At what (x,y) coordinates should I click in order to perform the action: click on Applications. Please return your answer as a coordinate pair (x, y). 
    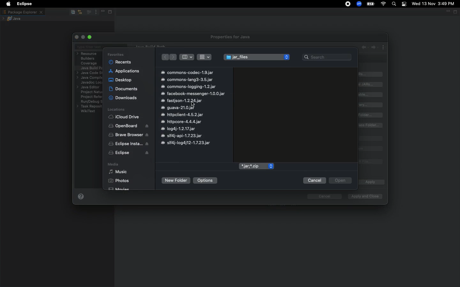
    Looking at the image, I should click on (124, 71).